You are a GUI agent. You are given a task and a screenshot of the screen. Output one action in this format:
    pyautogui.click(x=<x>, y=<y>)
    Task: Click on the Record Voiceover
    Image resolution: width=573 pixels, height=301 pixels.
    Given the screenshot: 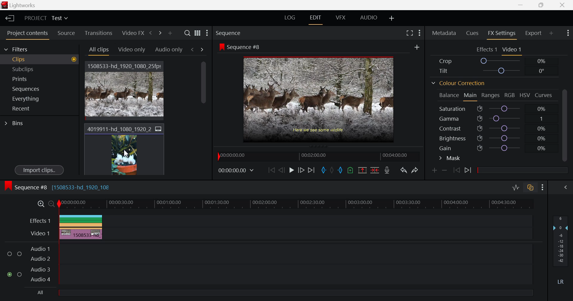 What is the action you would take?
    pyautogui.click(x=387, y=171)
    